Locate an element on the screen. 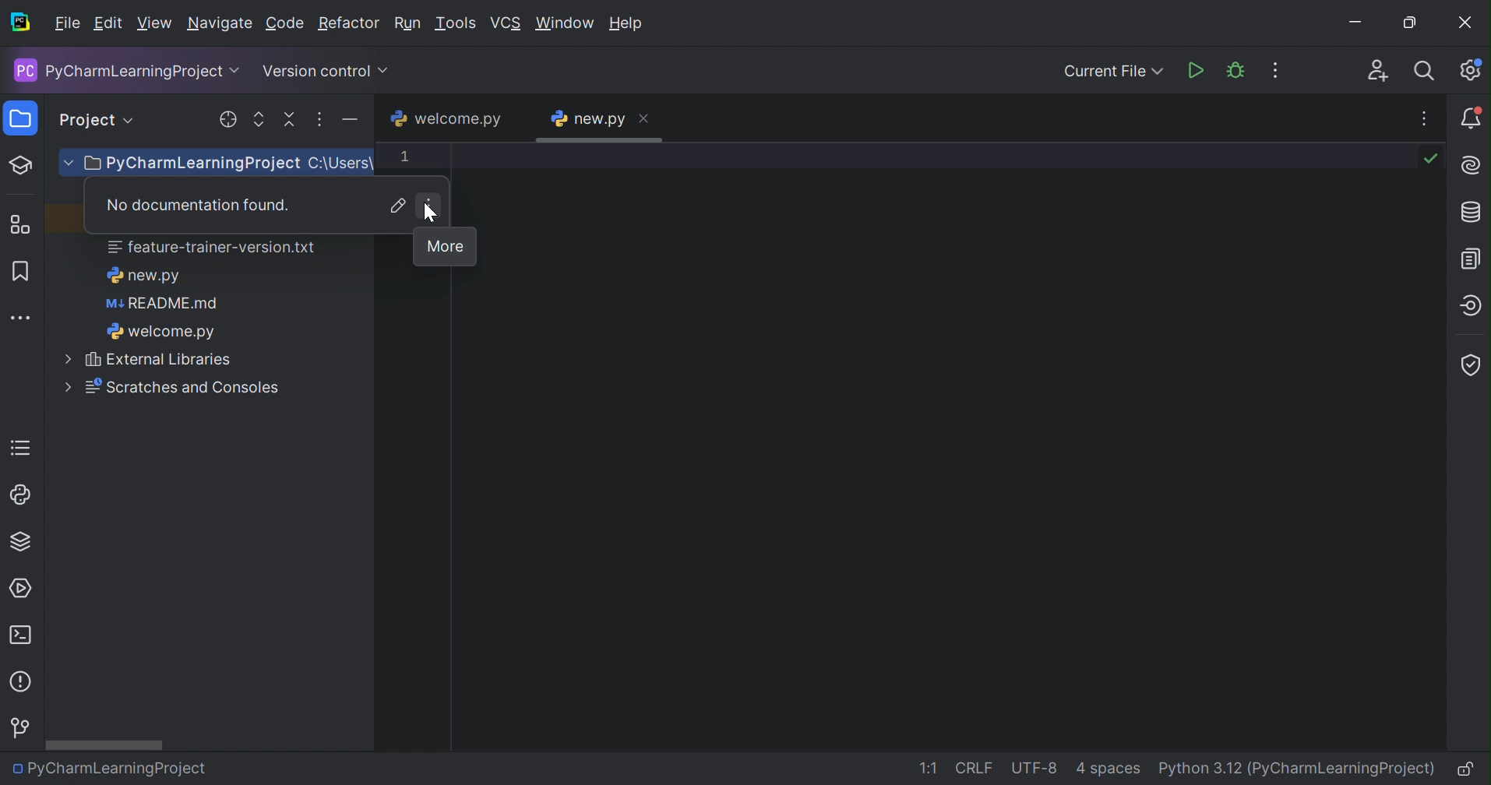 Image resolution: width=1491 pixels, height=785 pixels. Documentation is located at coordinates (1473, 258).